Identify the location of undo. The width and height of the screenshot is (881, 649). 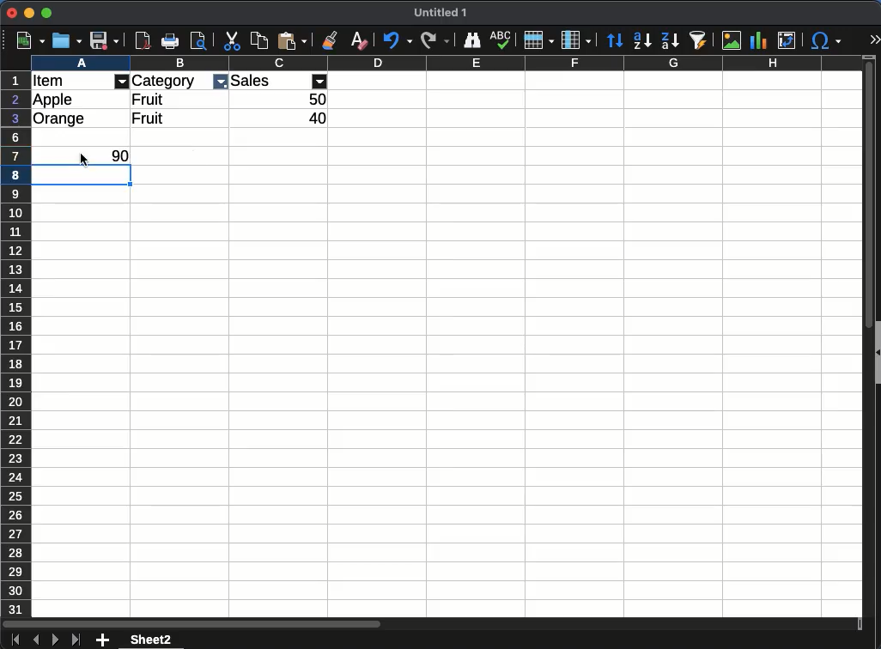
(397, 41).